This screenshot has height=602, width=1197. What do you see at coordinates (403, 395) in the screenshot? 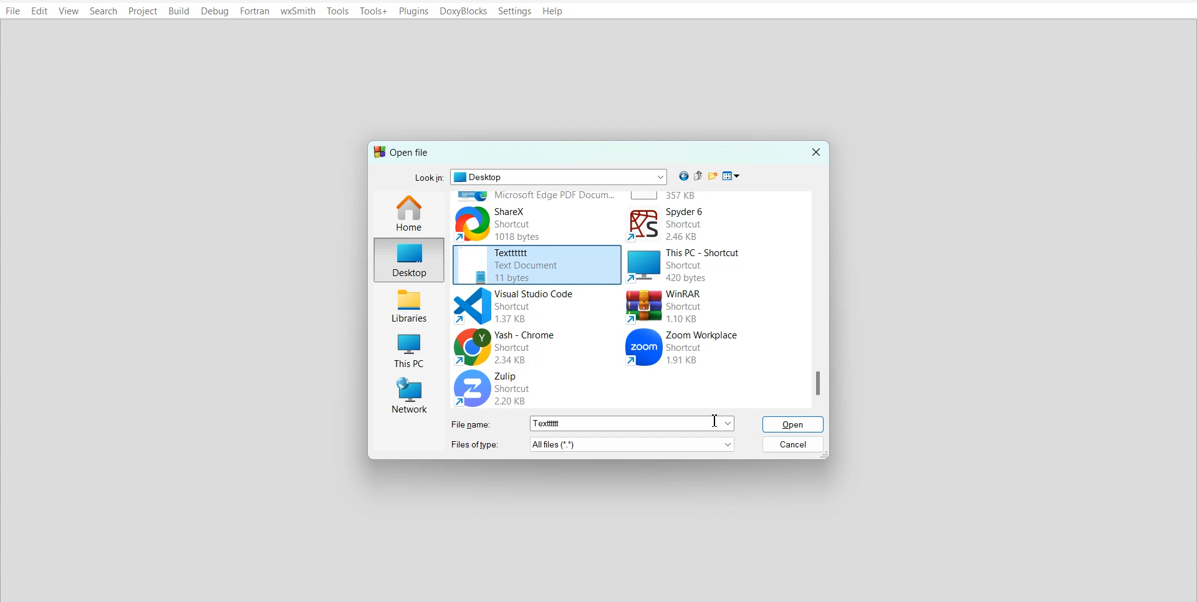
I see `Network` at bounding box center [403, 395].